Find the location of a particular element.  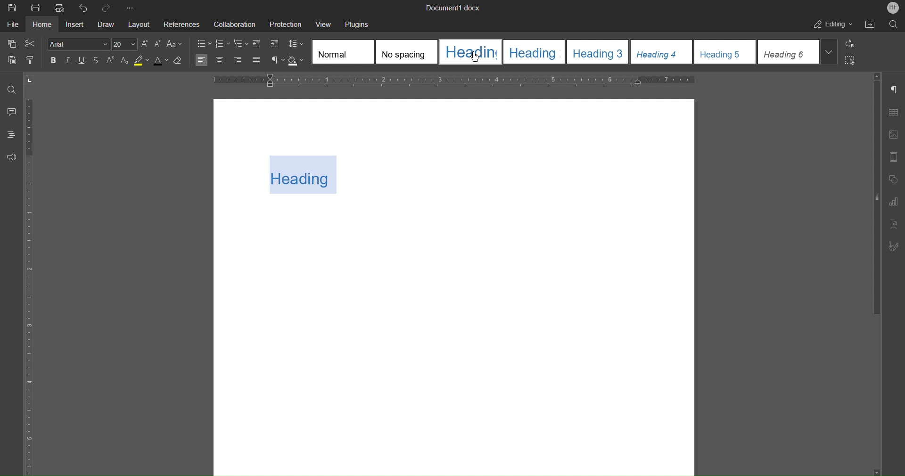

Underline is located at coordinates (82, 61).